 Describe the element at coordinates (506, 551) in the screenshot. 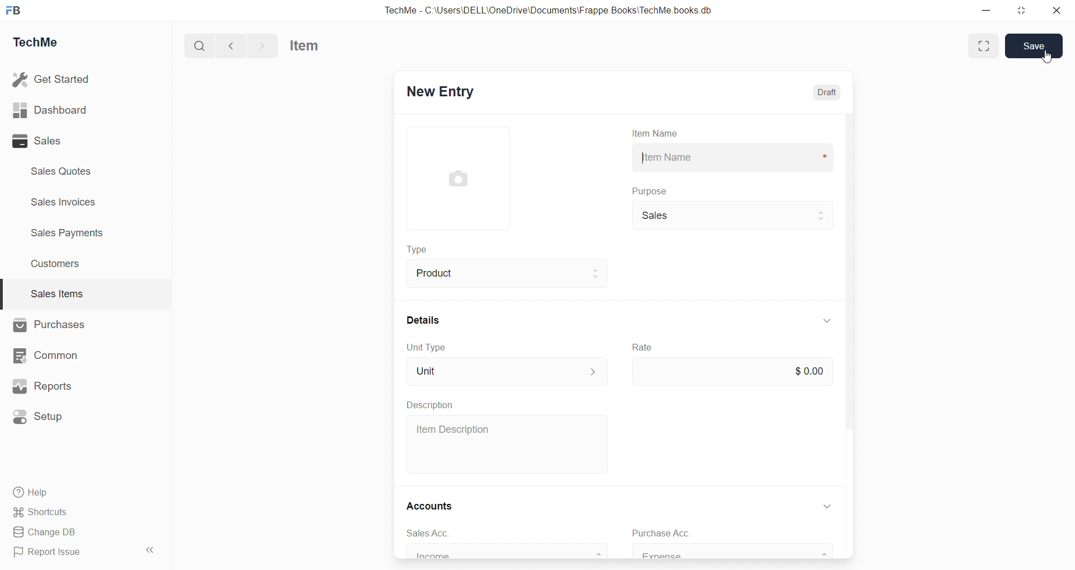

I see `Income` at that location.